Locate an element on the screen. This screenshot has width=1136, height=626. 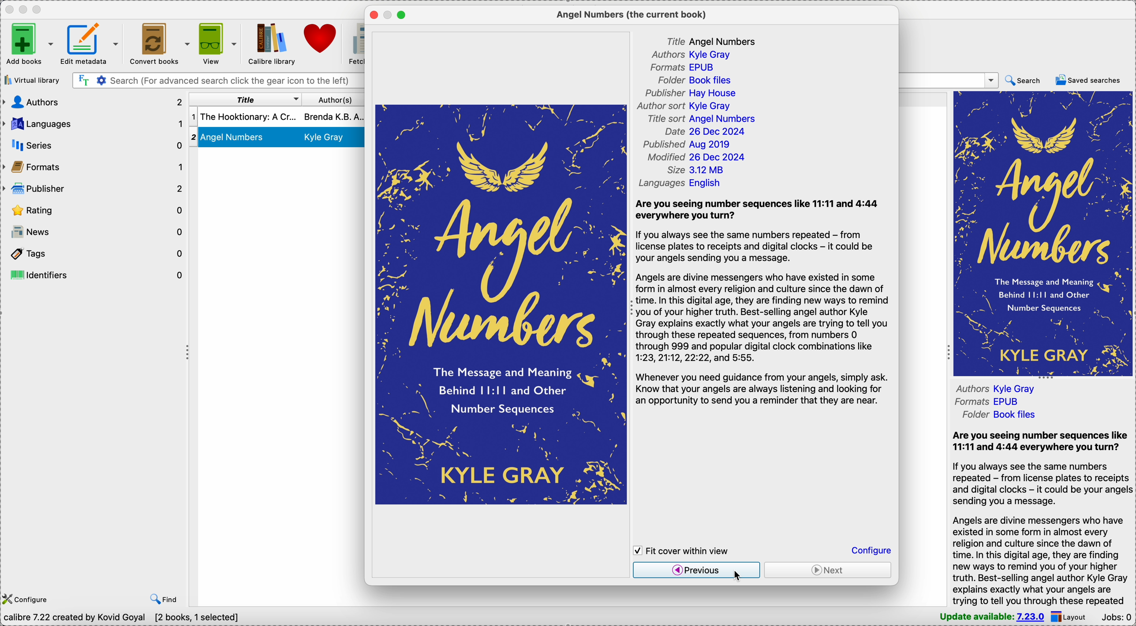
layout is located at coordinates (1072, 617).